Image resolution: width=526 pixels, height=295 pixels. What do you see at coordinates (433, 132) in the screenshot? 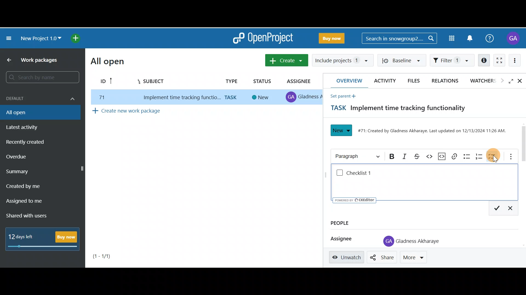
I see `#71: Created by Gladness Akharaye. Last updated on 12/13/2024 11:26 AM.` at bounding box center [433, 132].